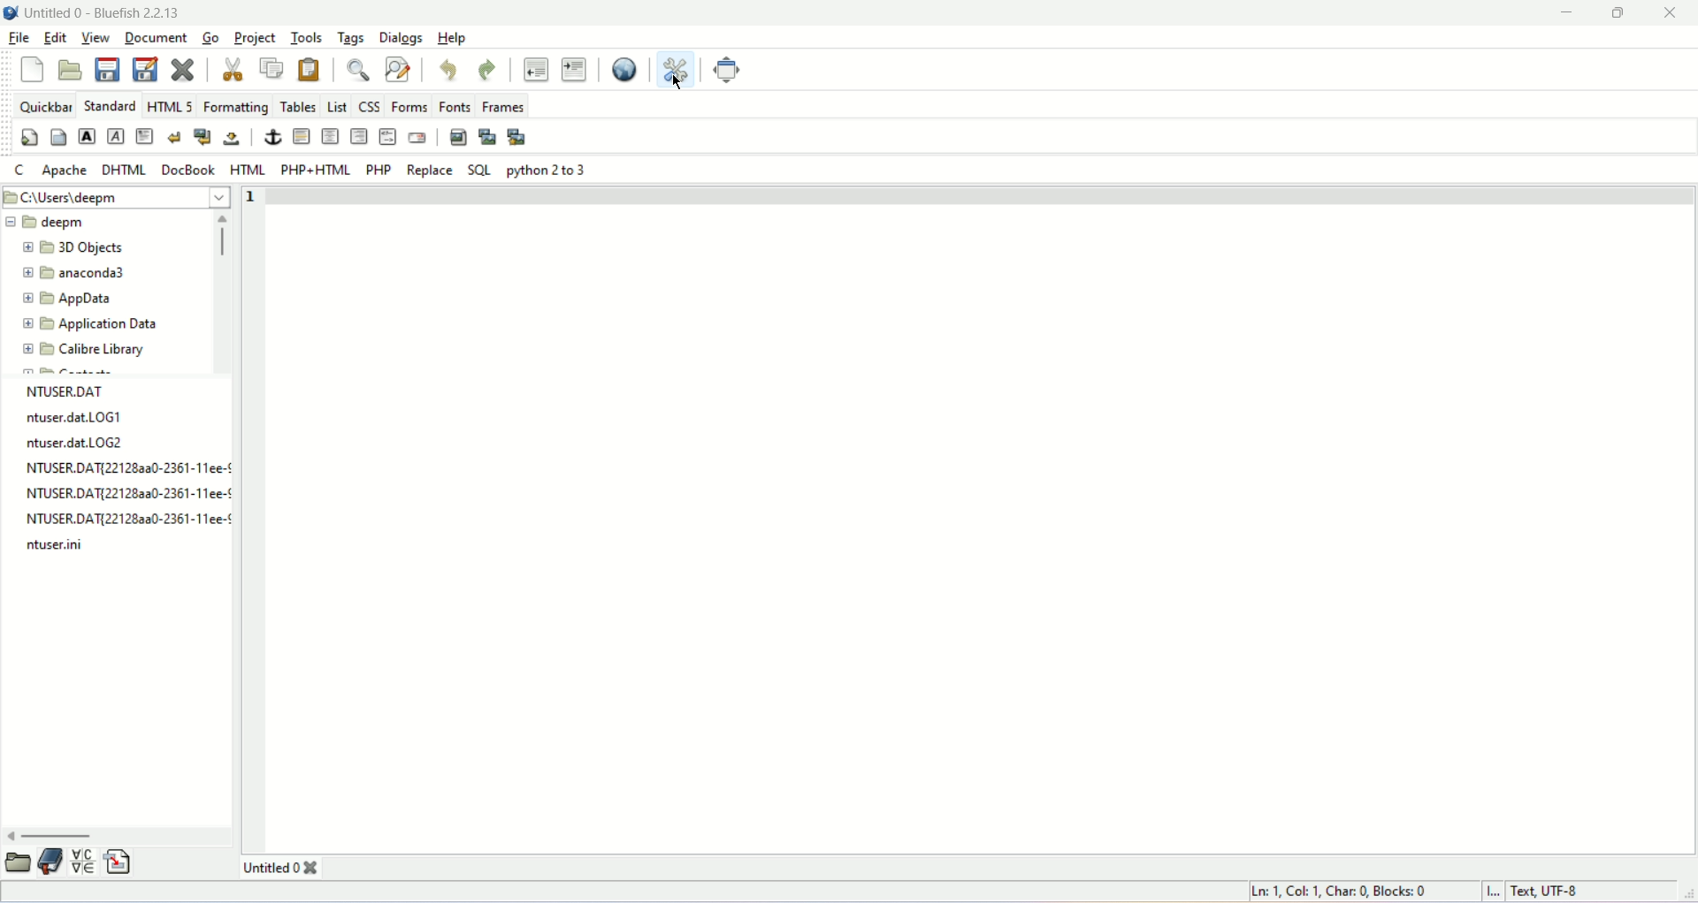 The width and height of the screenshot is (1698, 903). Describe the element at coordinates (682, 83) in the screenshot. I see `cursor` at that location.